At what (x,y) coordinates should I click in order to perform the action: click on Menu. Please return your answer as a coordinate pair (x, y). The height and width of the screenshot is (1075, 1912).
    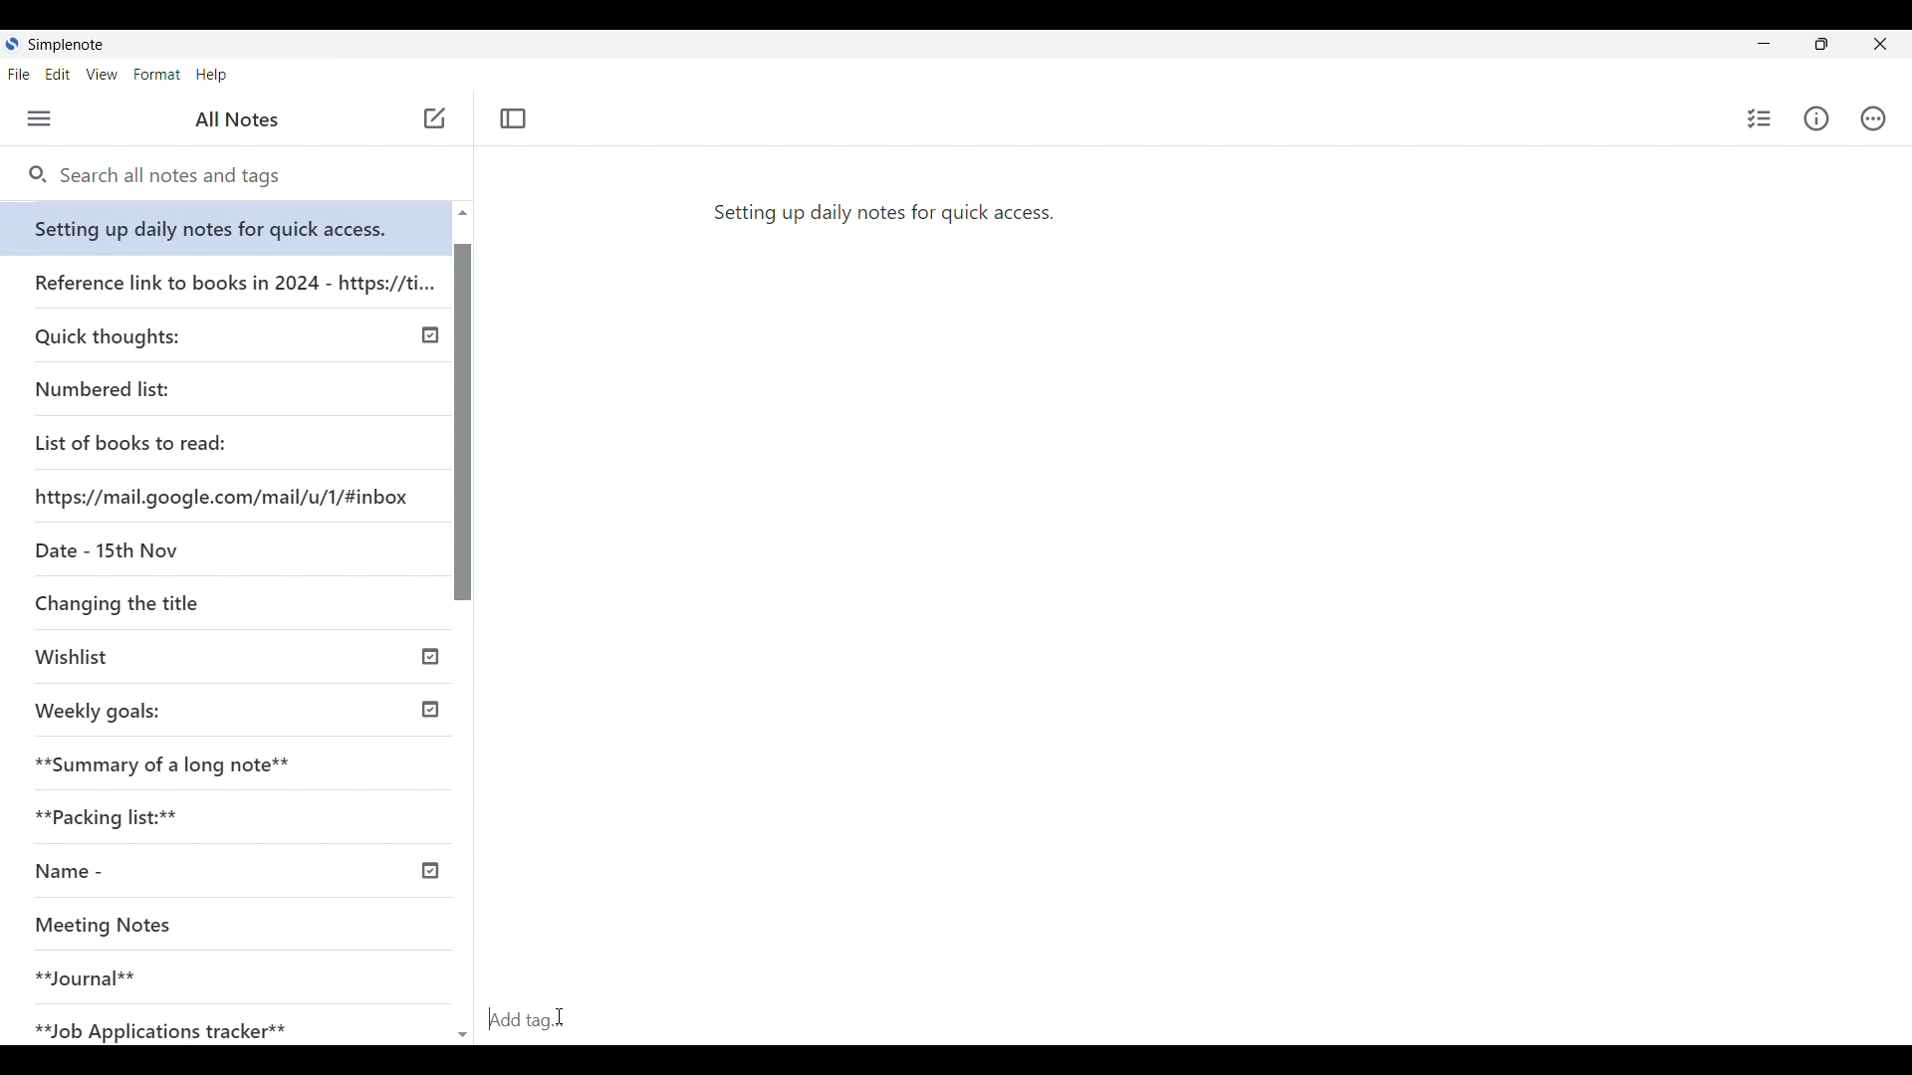
    Looking at the image, I should click on (39, 118).